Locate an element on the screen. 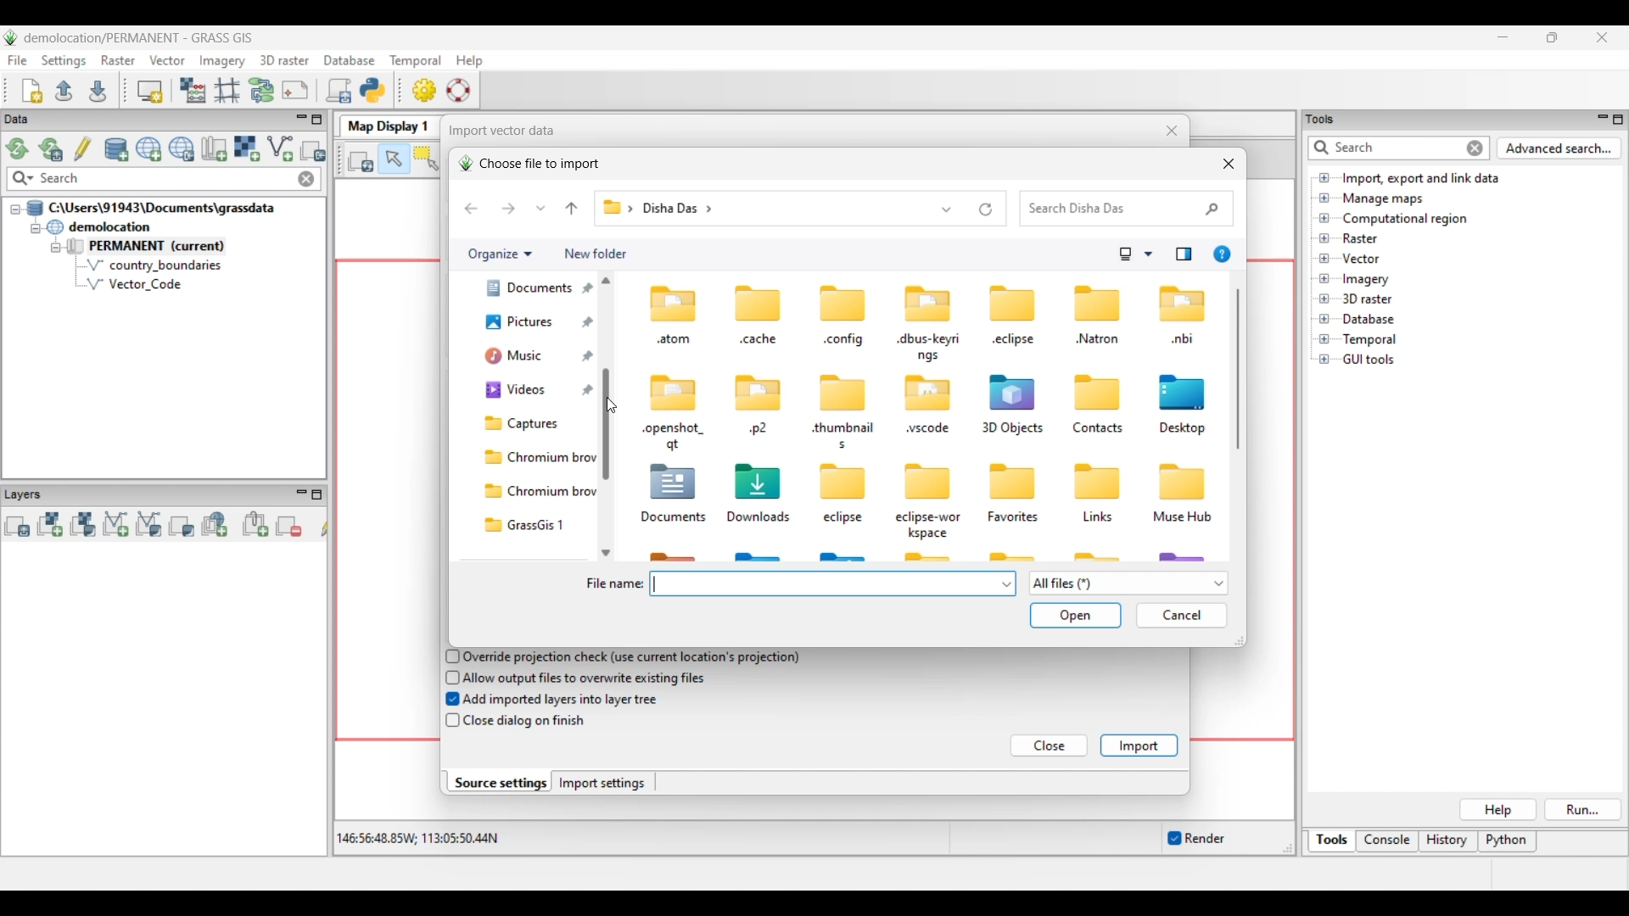 The width and height of the screenshot is (1629, 916). tools is located at coordinates (1326, 118).